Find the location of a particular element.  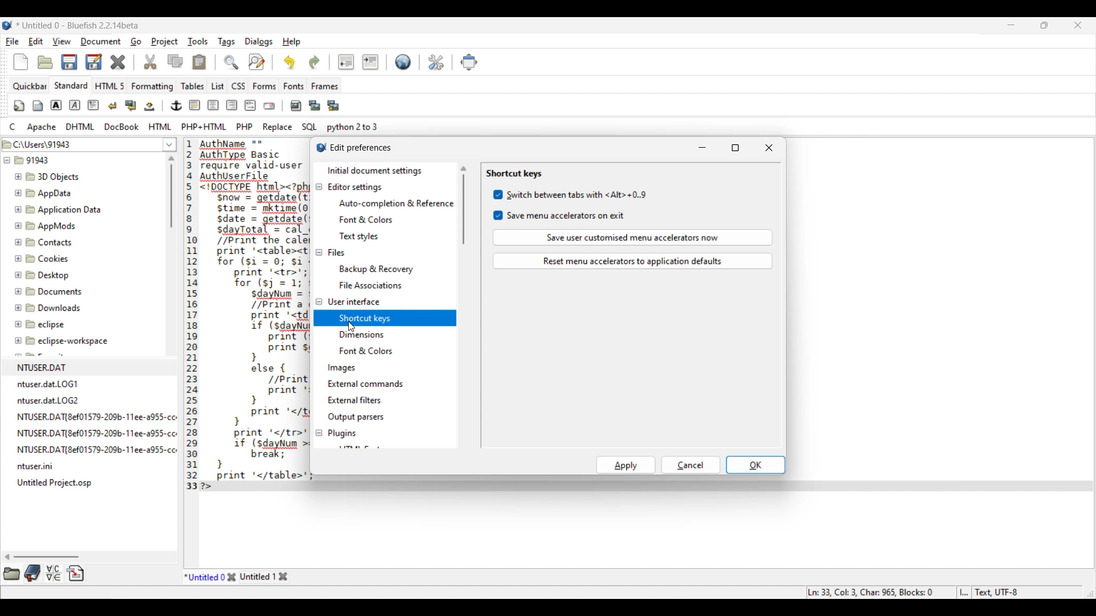

Redo is located at coordinates (315, 62).